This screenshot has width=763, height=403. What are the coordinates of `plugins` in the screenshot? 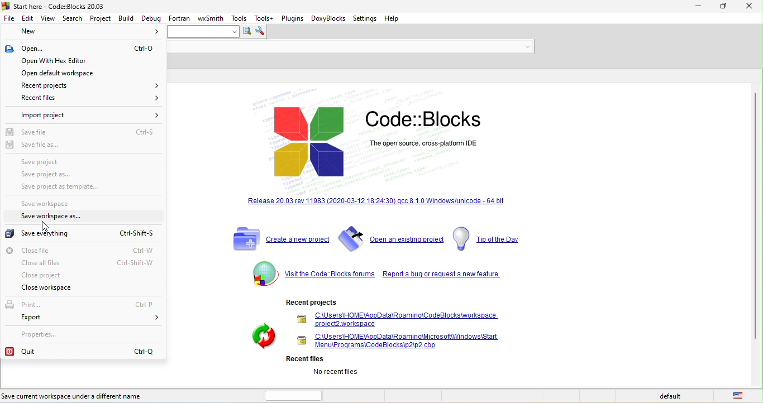 It's located at (292, 17).